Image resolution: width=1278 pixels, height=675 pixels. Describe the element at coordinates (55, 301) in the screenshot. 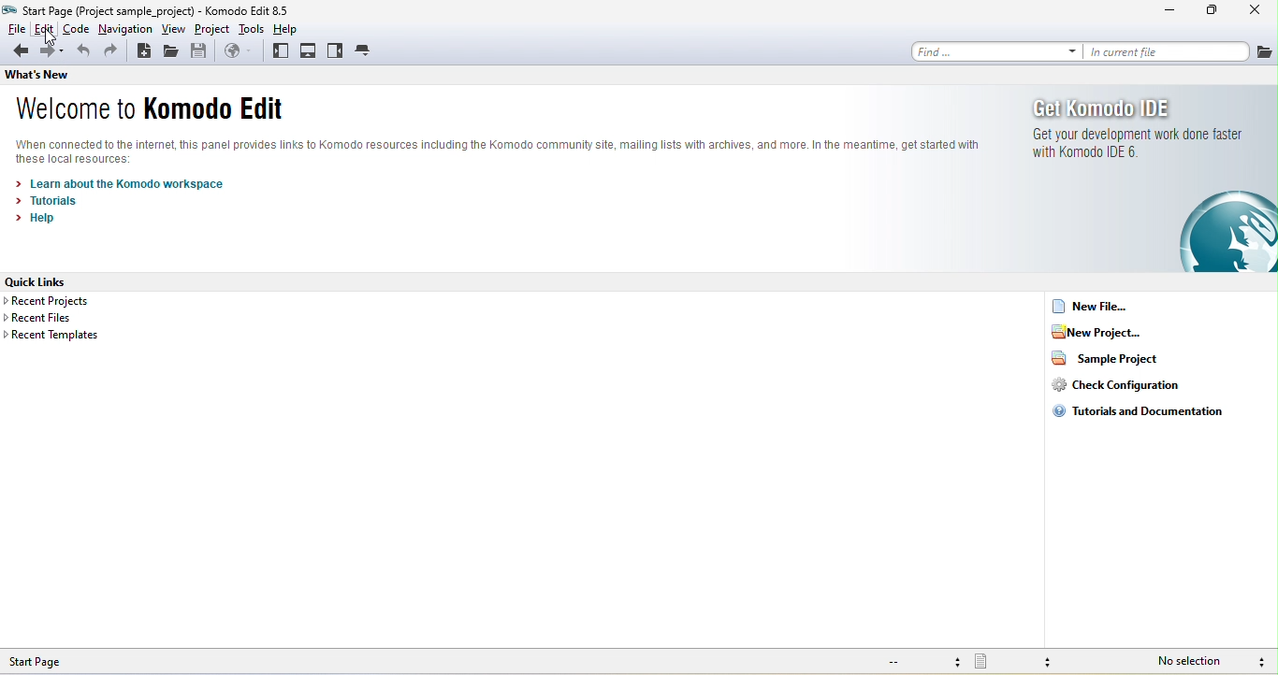

I see `recent projects` at that location.